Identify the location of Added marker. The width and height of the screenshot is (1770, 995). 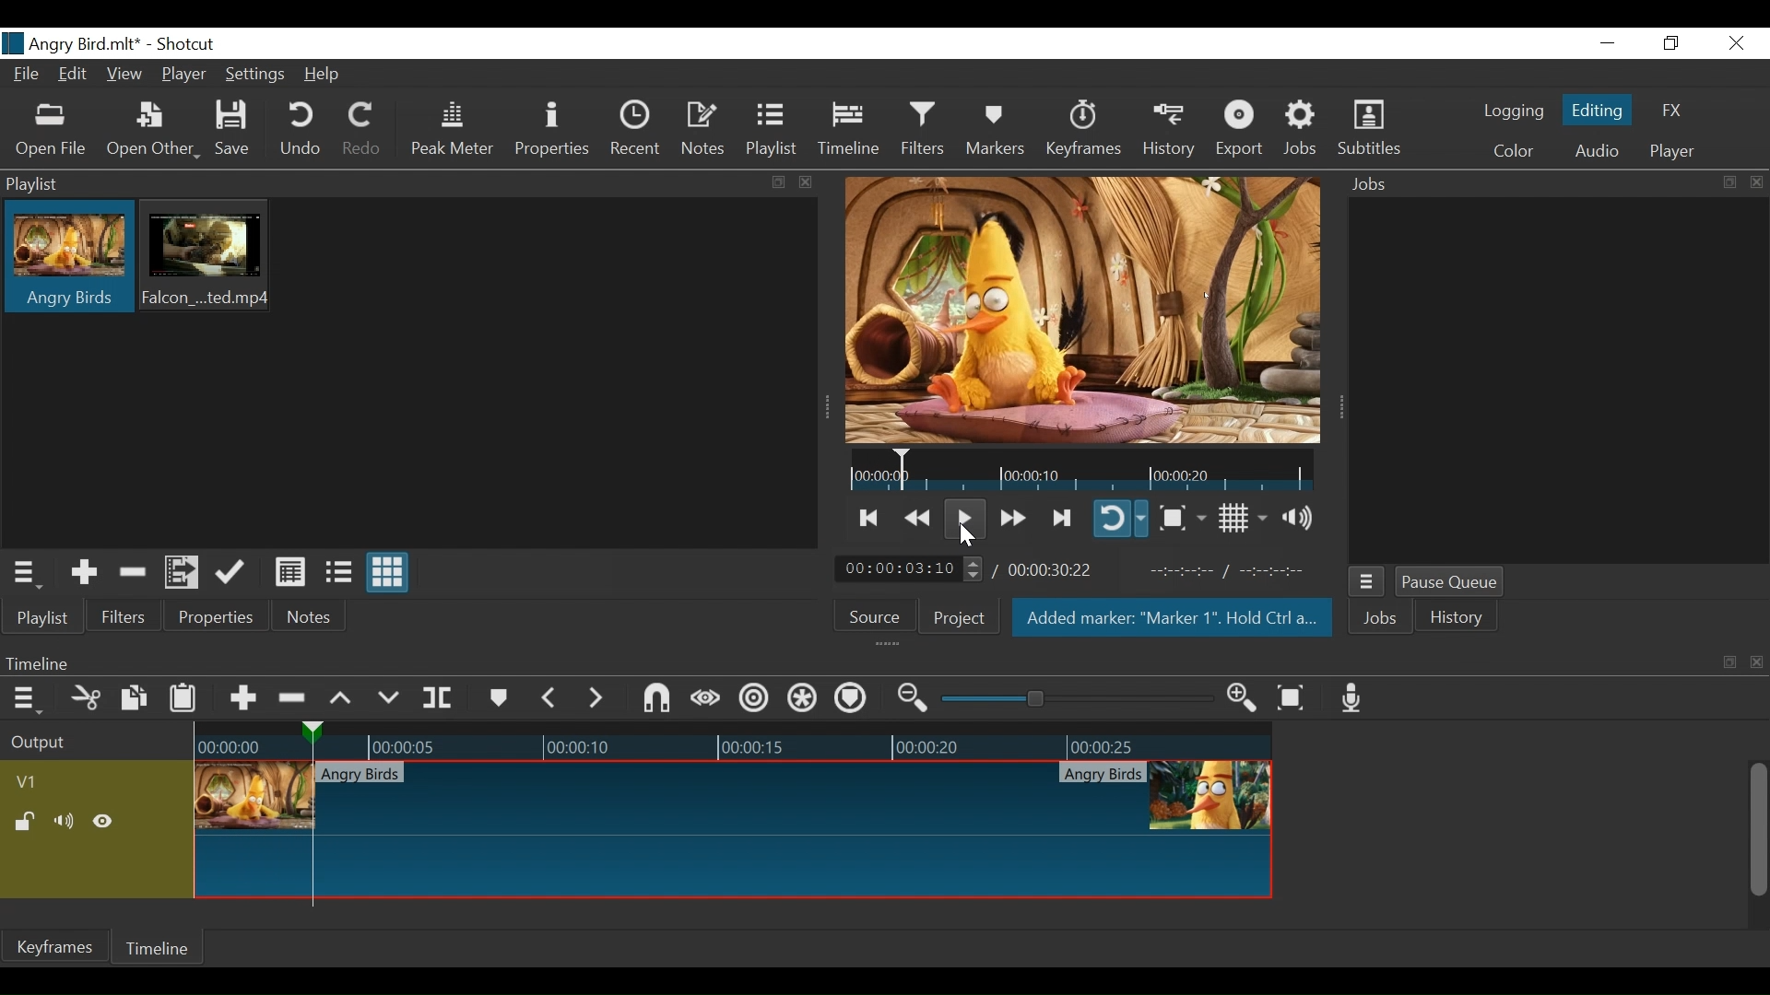
(1172, 616).